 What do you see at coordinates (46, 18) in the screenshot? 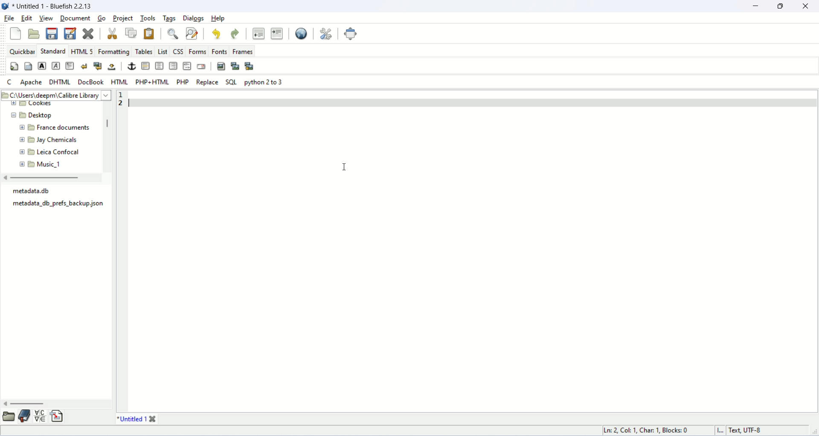
I see `view` at bounding box center [46, 18].